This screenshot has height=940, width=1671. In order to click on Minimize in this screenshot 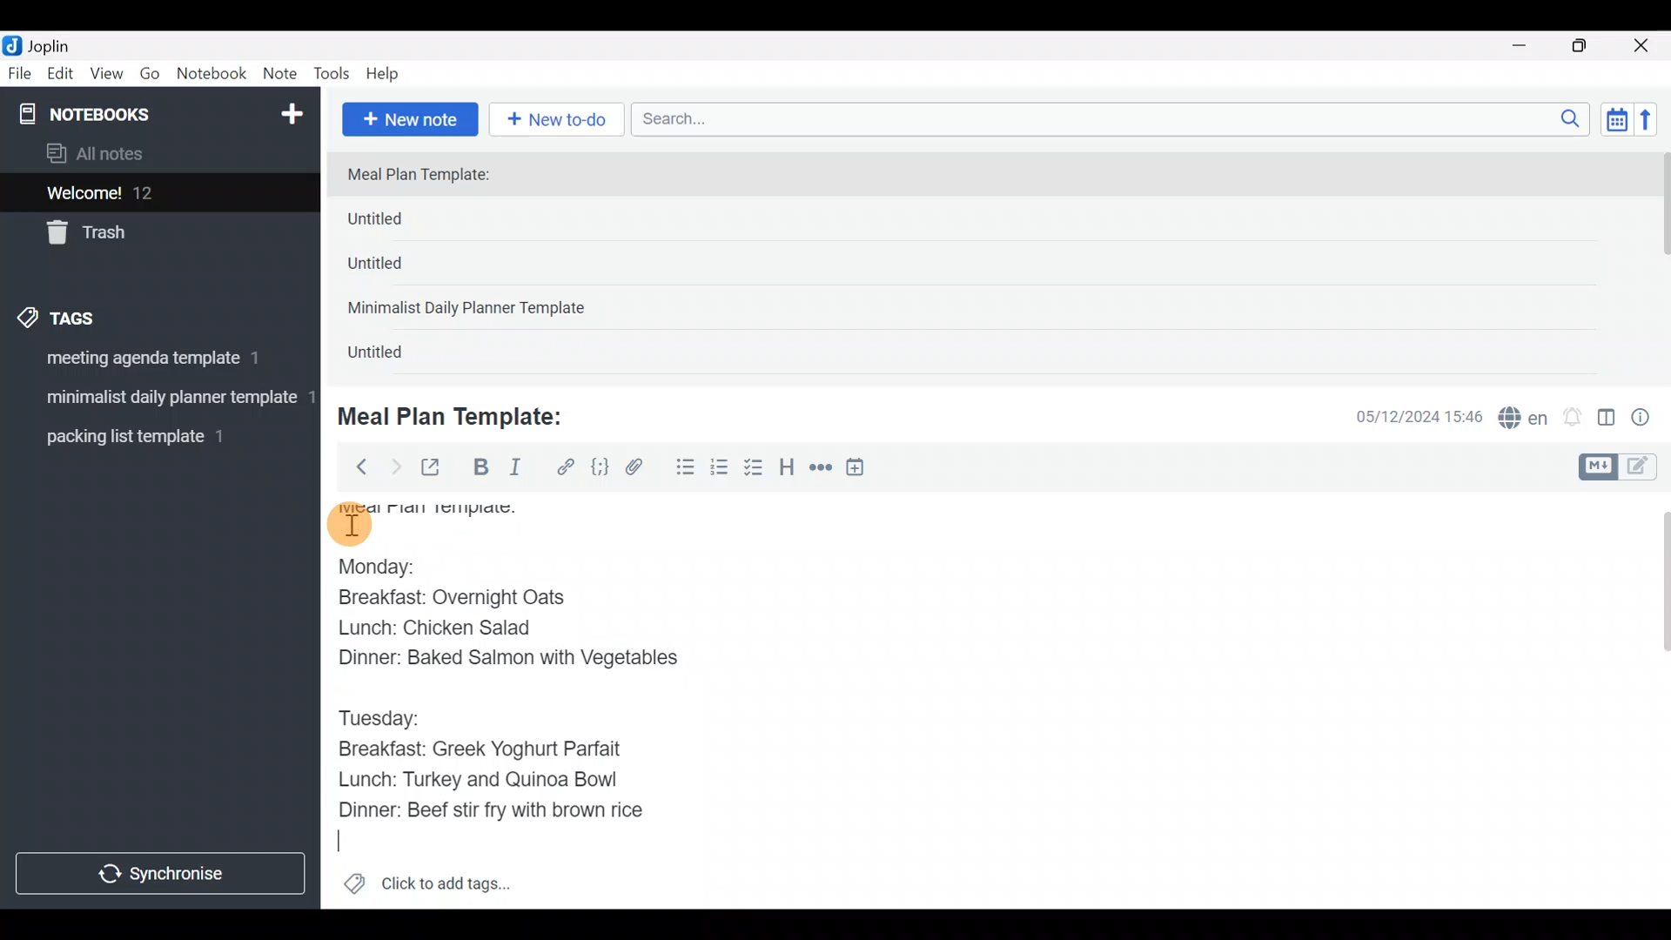, I will do `click(1529, 44)`.